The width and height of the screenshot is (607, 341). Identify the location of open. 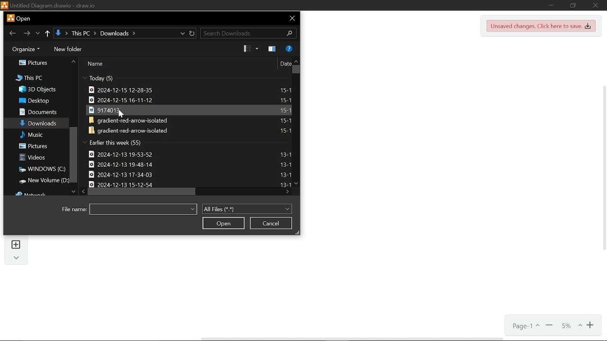
(24, 19).